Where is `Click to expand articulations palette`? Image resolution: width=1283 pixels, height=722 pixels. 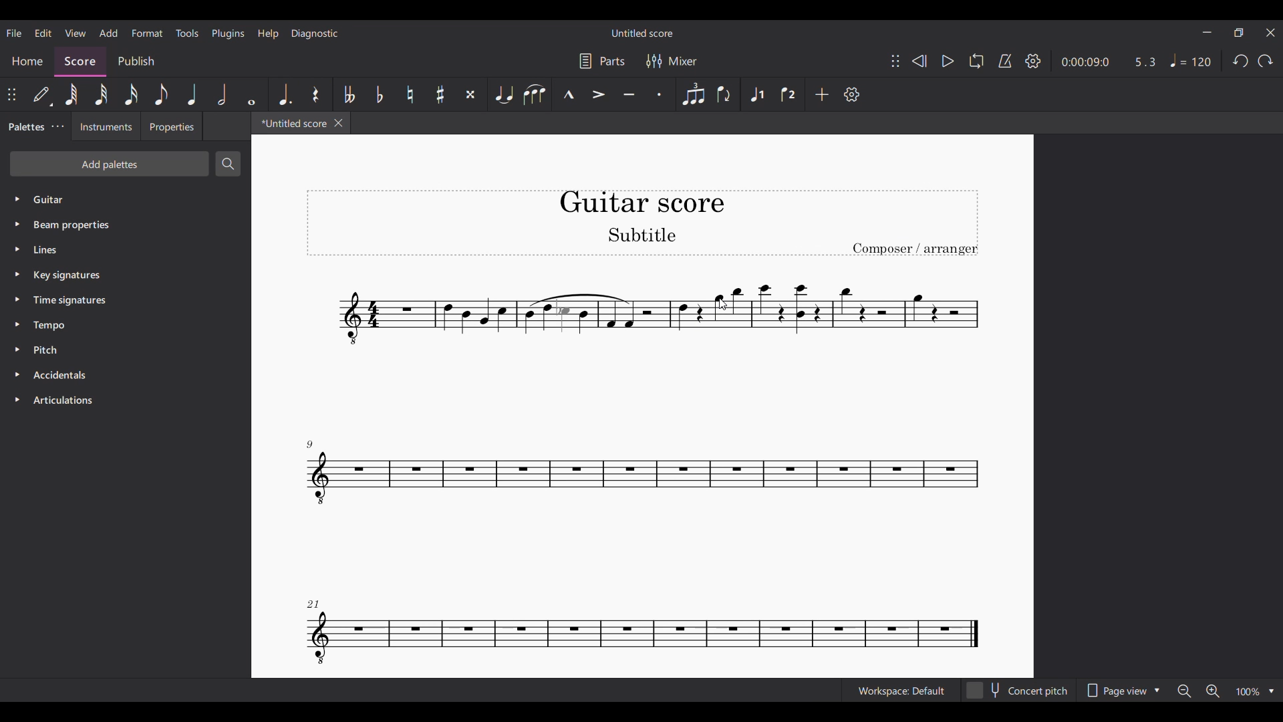
Click to expand articulations palette is located at coordinates (17, 399).